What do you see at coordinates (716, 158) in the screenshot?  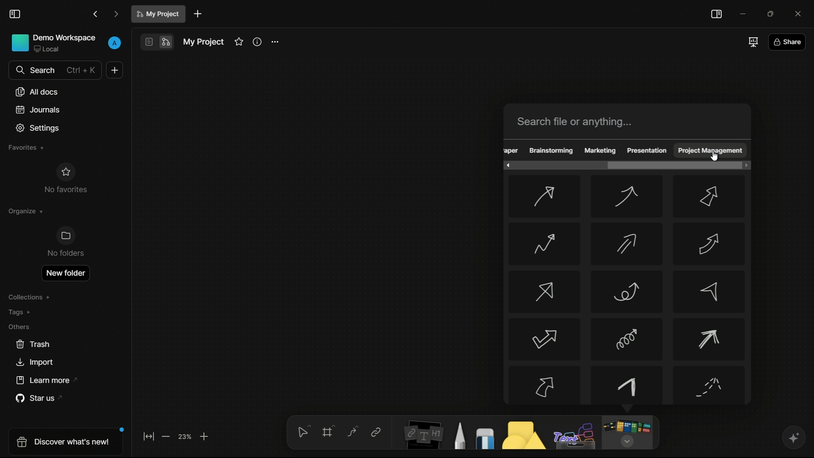 I see `cursor` at bounding box center [716, 158].